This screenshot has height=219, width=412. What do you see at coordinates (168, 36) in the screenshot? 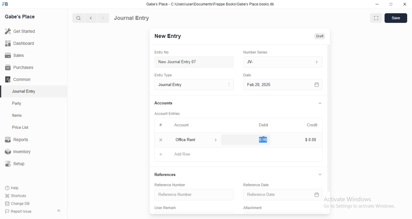
I see `New Entry` at bounding box center [168, 36].